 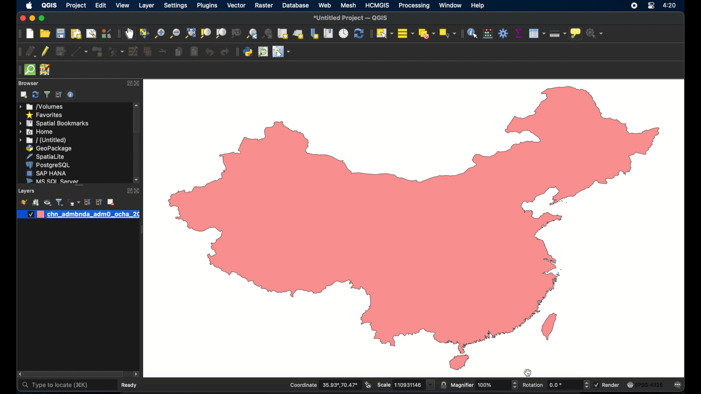 I want to click on enable/disbale properties widget, so click(x=72, y=95).